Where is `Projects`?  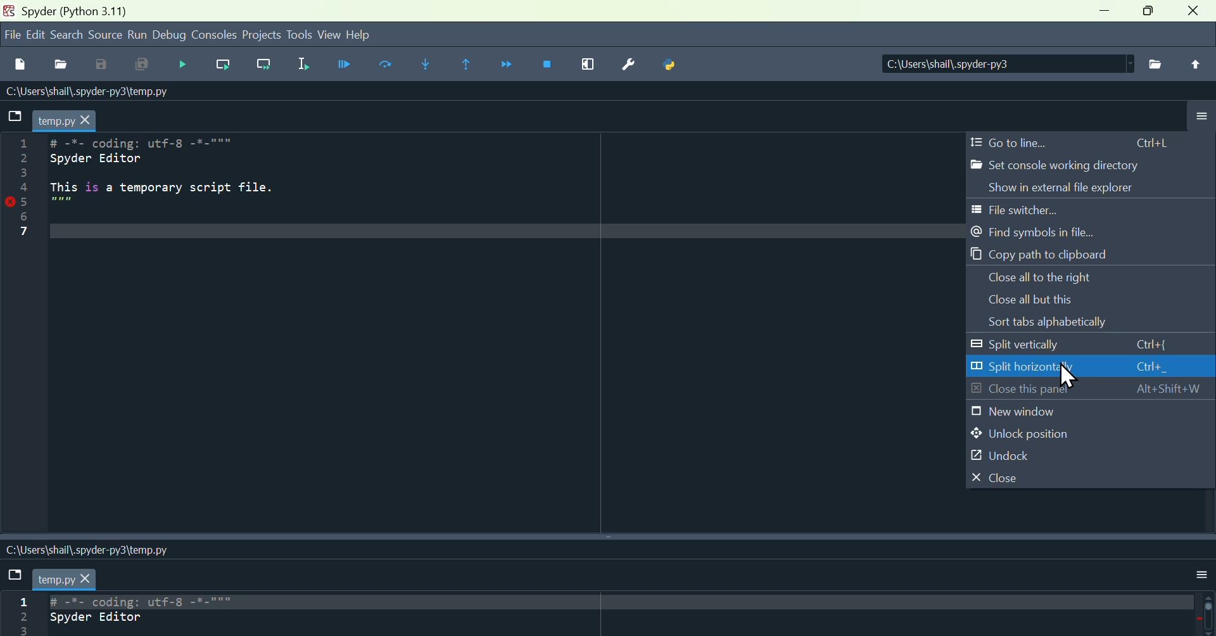 Projects is located at coordinates (260, 37).